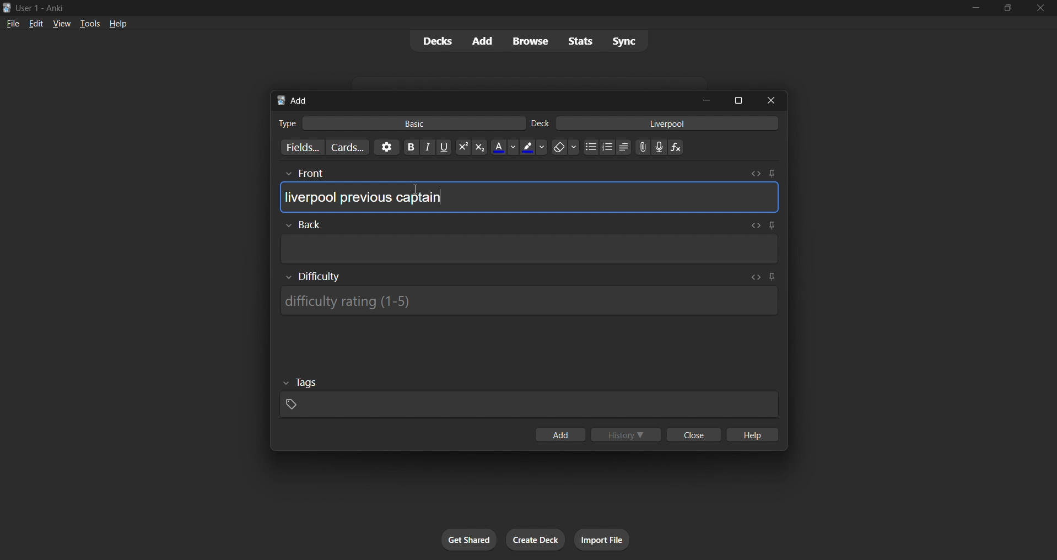 This screenshot has width=1057, height=560. Describe the element at coordinates (429, 148) in the screenshot. I see `italic` at that location.